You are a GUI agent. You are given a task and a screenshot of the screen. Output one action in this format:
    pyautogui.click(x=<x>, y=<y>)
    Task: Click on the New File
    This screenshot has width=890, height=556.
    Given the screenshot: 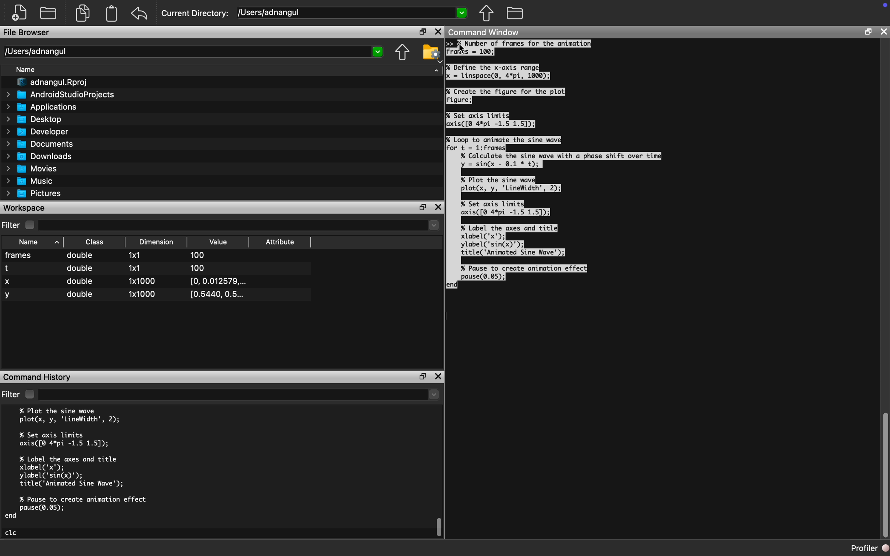 What is the action you would take?
    pyautogui.click(x=19, y=12)
    